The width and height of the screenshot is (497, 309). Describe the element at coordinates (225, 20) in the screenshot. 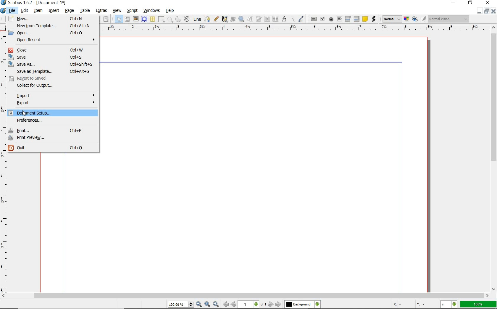

I see `calligraphic line` at that location.